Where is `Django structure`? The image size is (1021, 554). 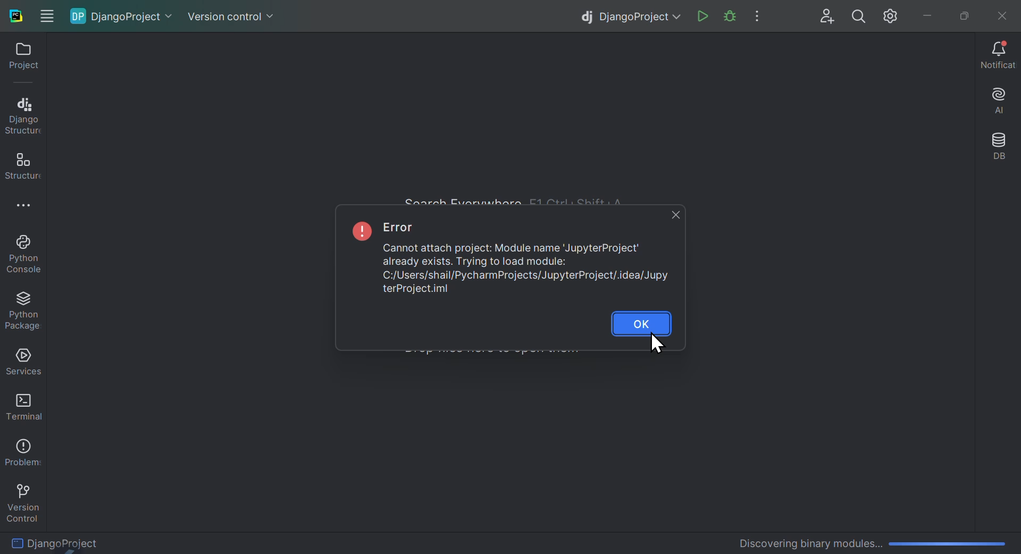
Django structure is located at coordinates (22, 114).